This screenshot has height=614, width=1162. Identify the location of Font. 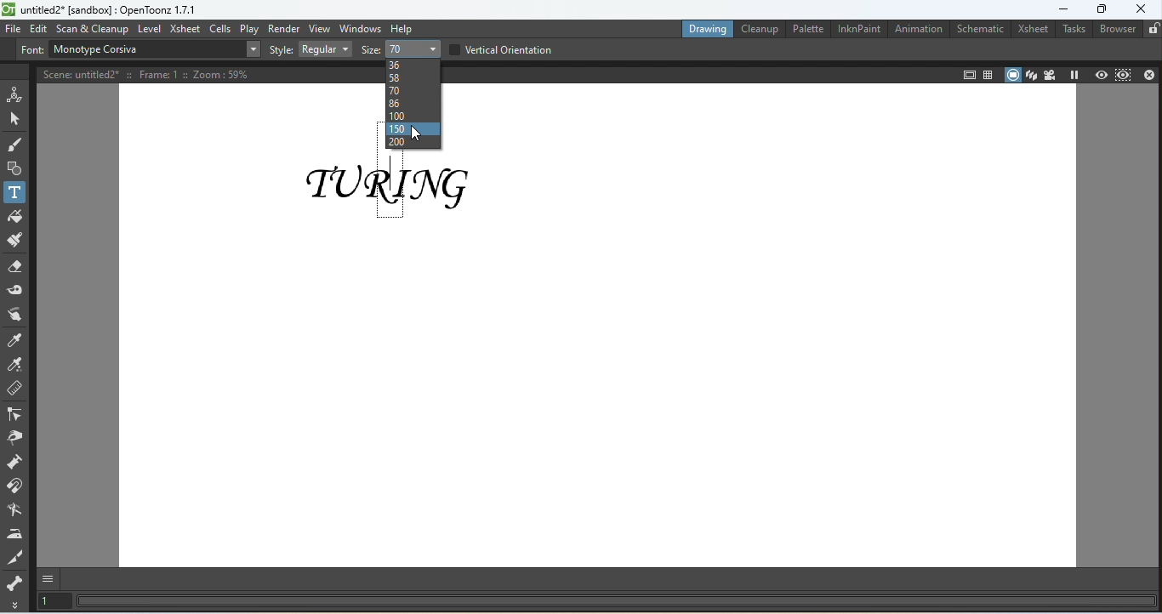
(30, 52).